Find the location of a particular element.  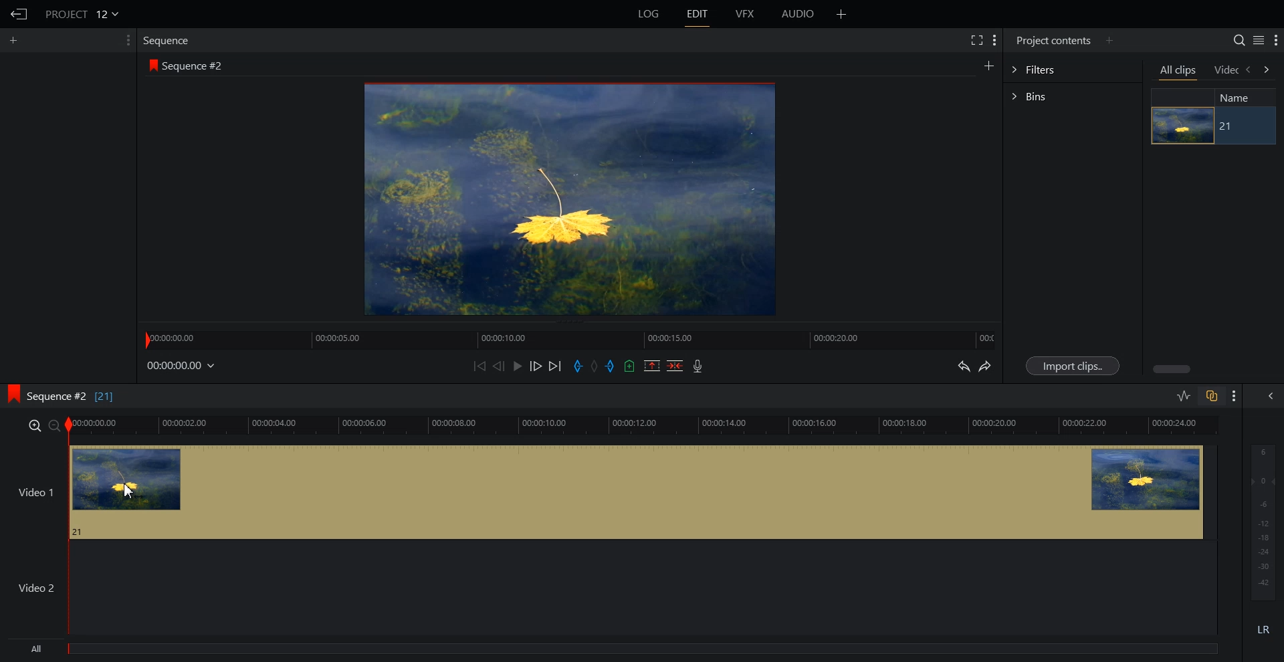

Nudge One Frame Forward is located at coordinates (536, 366).